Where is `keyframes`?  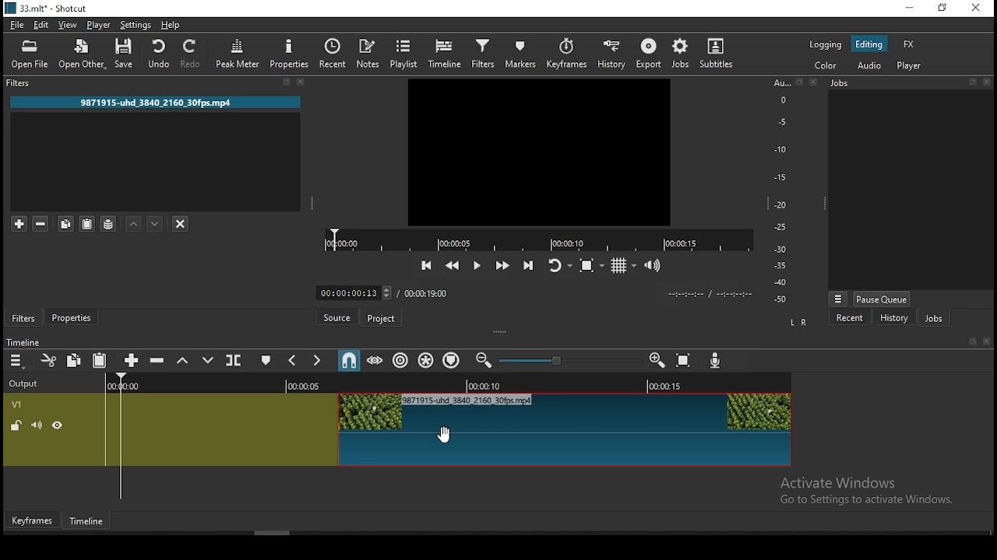
keyframes is located at coordinates (568, 52).